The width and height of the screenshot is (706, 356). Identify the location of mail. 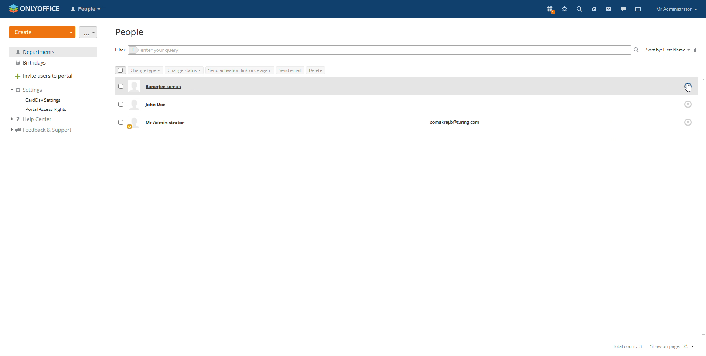
(608, 9).